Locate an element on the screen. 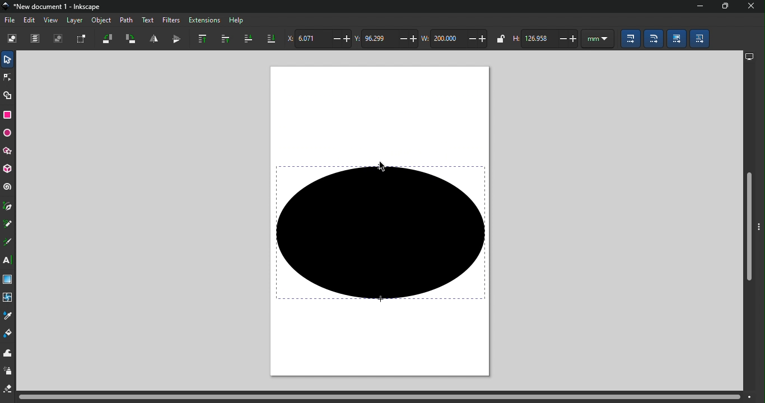 The width and height of the screenshot is (765, 403). Pen tool is located at coordinates (10, 206).